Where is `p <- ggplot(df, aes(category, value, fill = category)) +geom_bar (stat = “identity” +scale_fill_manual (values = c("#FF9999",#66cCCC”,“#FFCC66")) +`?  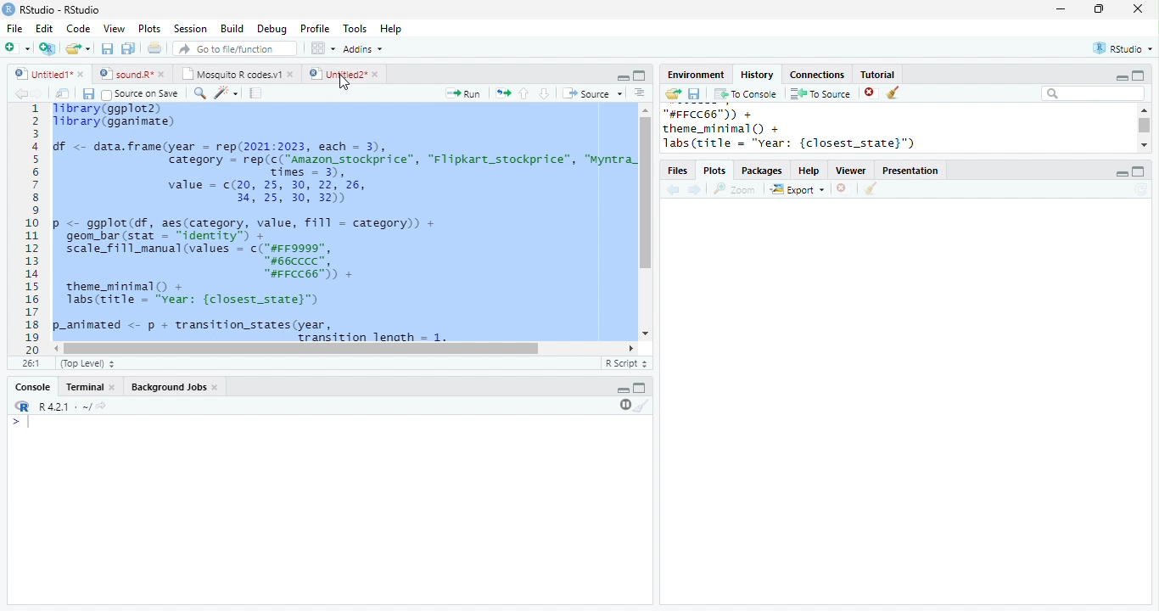
p <- ggplot(df, aes(category, value, fill = category)) +geom_bar (stat = “identity” +scale_fill_manual (values = c("#FF9999",#66cCCC”,“#FFCC66")) + is located at coordinates (247, 248).